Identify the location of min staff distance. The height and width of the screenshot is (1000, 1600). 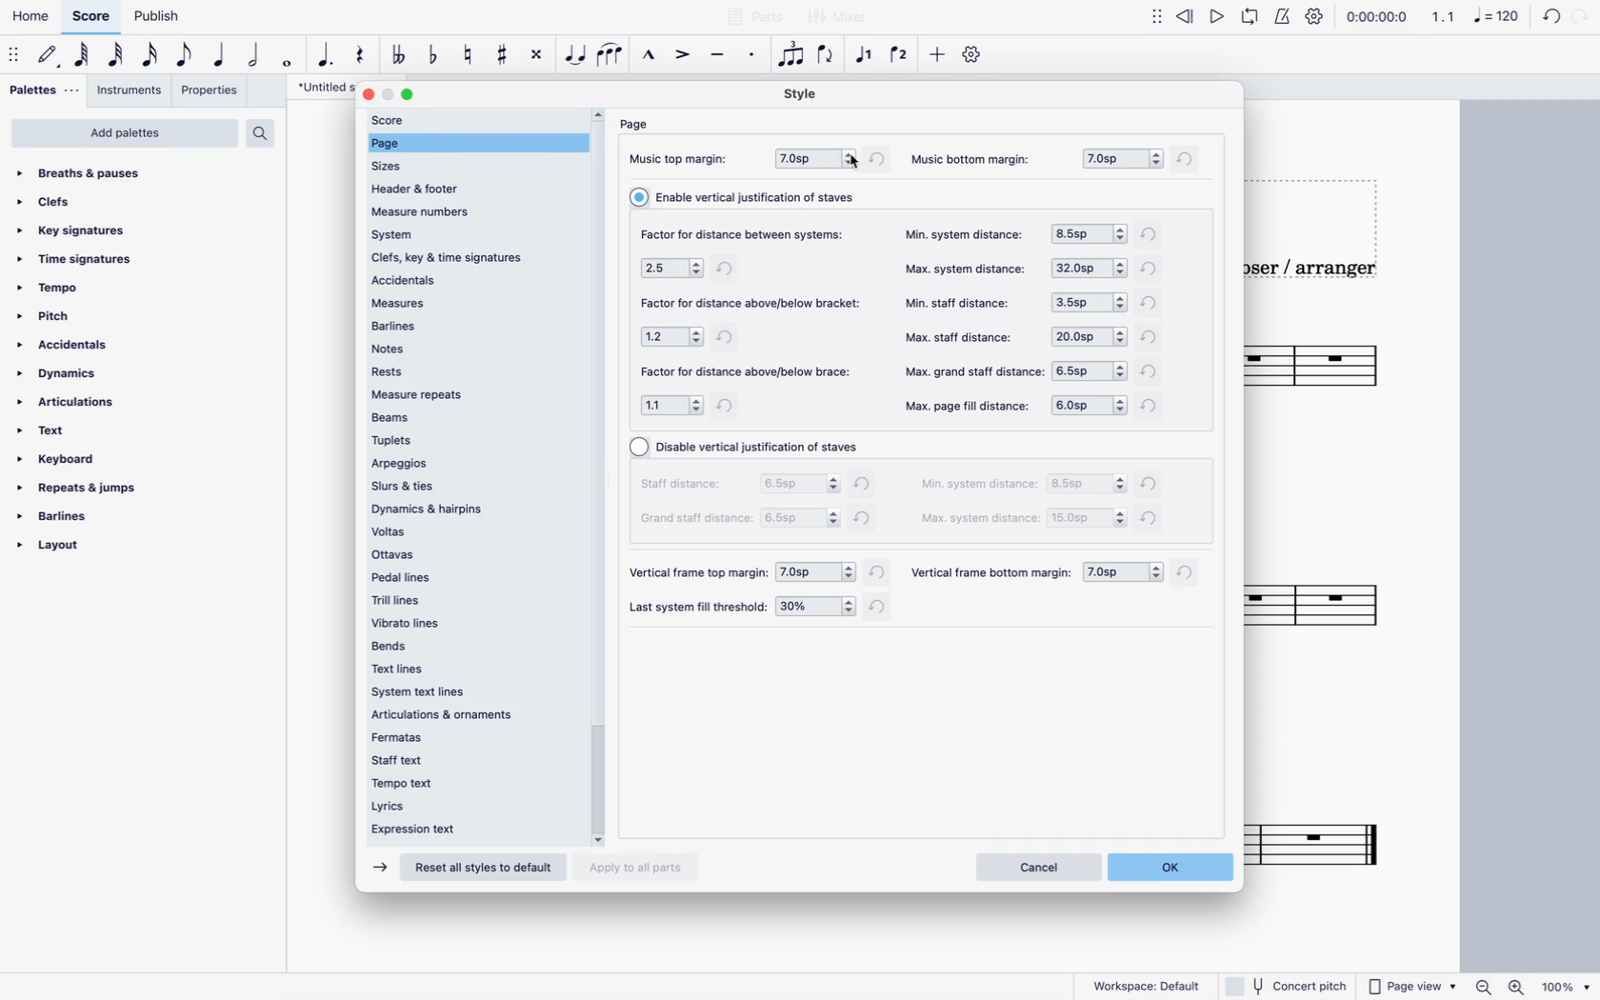
(964, 301).